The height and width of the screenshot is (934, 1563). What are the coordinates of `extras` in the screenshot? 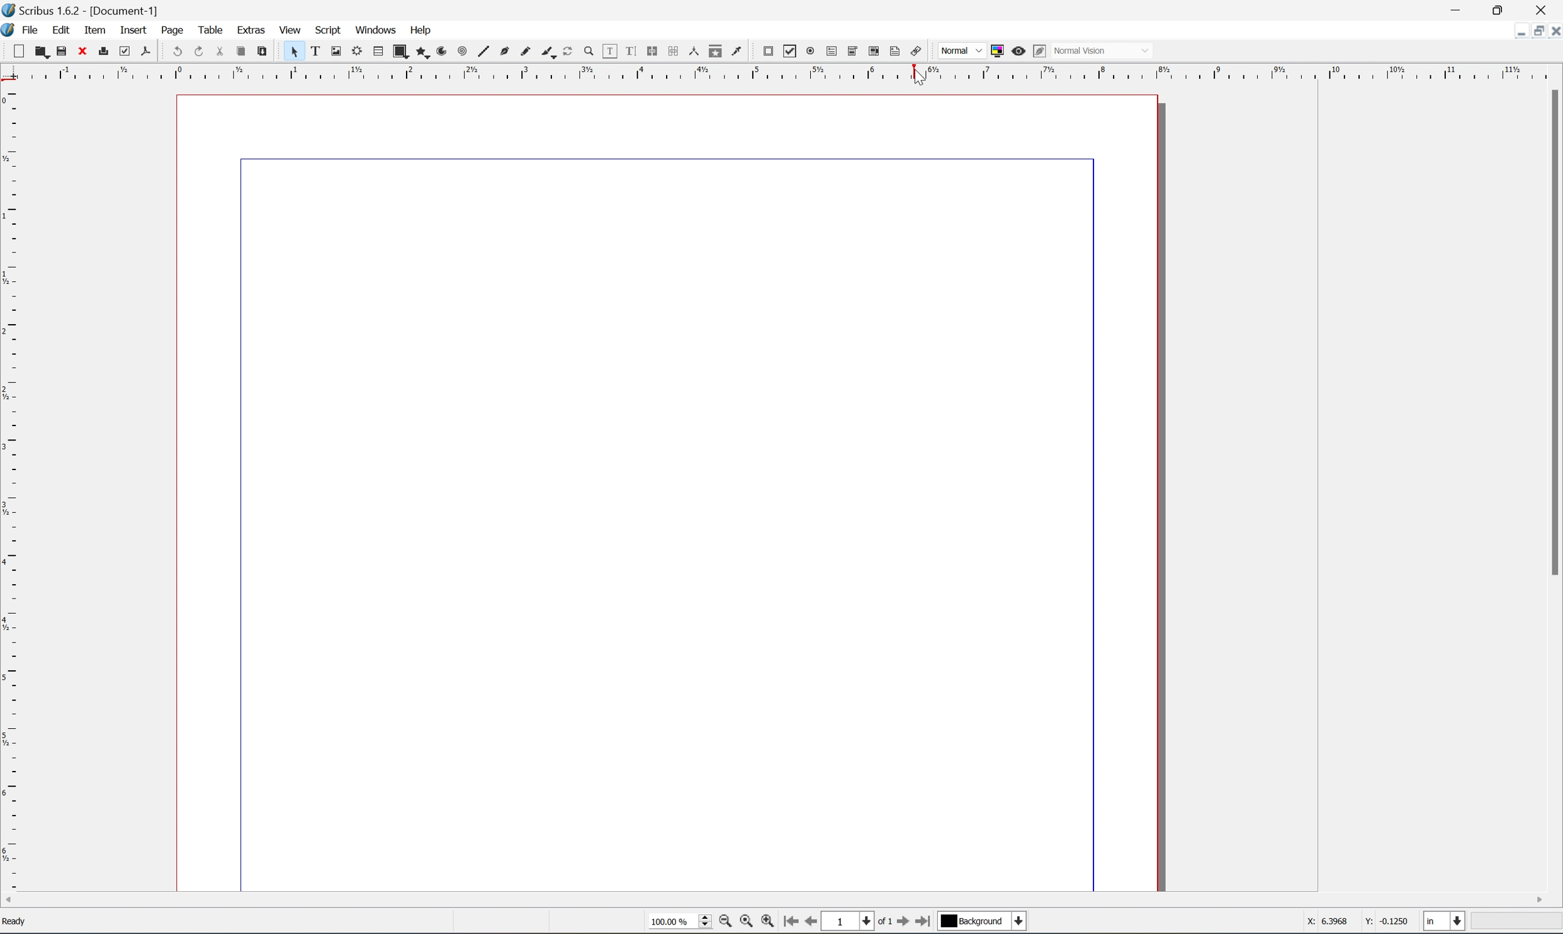 It's located at (244, 29).